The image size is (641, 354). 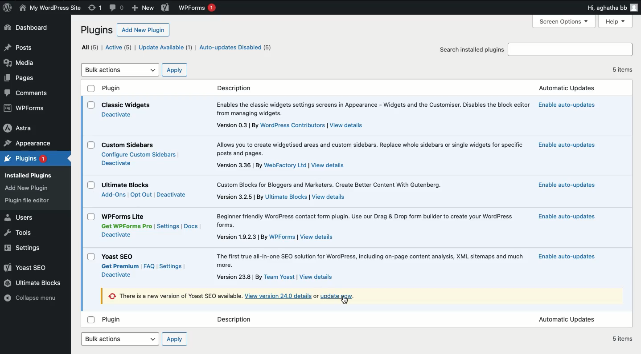 What do you see at coordinates (566, 21) in the screenshot?
I see `Screen options` at bounding box center [566, 21].